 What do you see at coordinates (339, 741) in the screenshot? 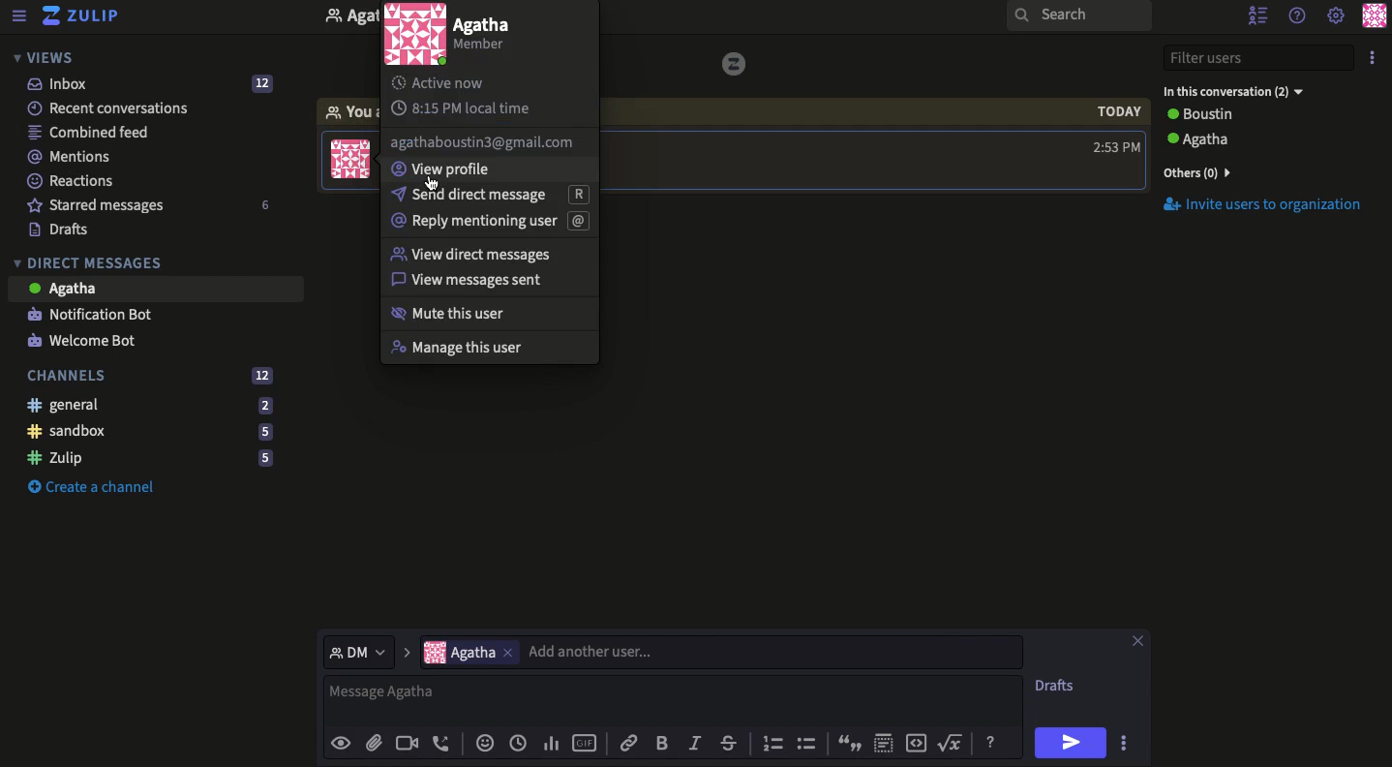
I see `Preview` at bounding box center [339, 741].